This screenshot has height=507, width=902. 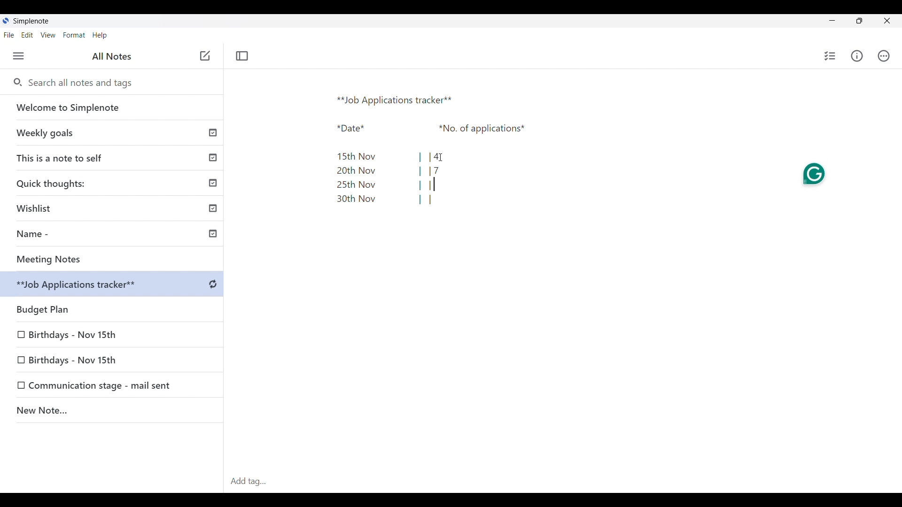 I want to click on Search all notes and tags, so click(x=84, y=83).